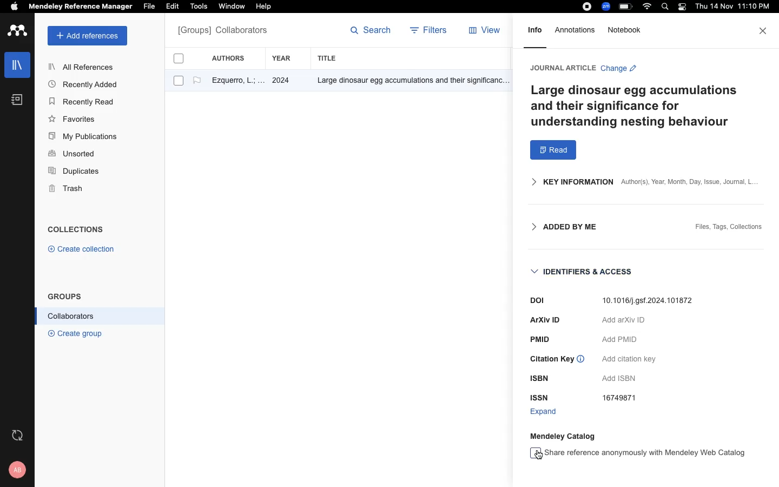 Image resolution: width=779 pixels, height=487 pixels. What do you see at coordinates (262, 7) in the screenshot?
I see `Help` at bounding box center [262, 7].